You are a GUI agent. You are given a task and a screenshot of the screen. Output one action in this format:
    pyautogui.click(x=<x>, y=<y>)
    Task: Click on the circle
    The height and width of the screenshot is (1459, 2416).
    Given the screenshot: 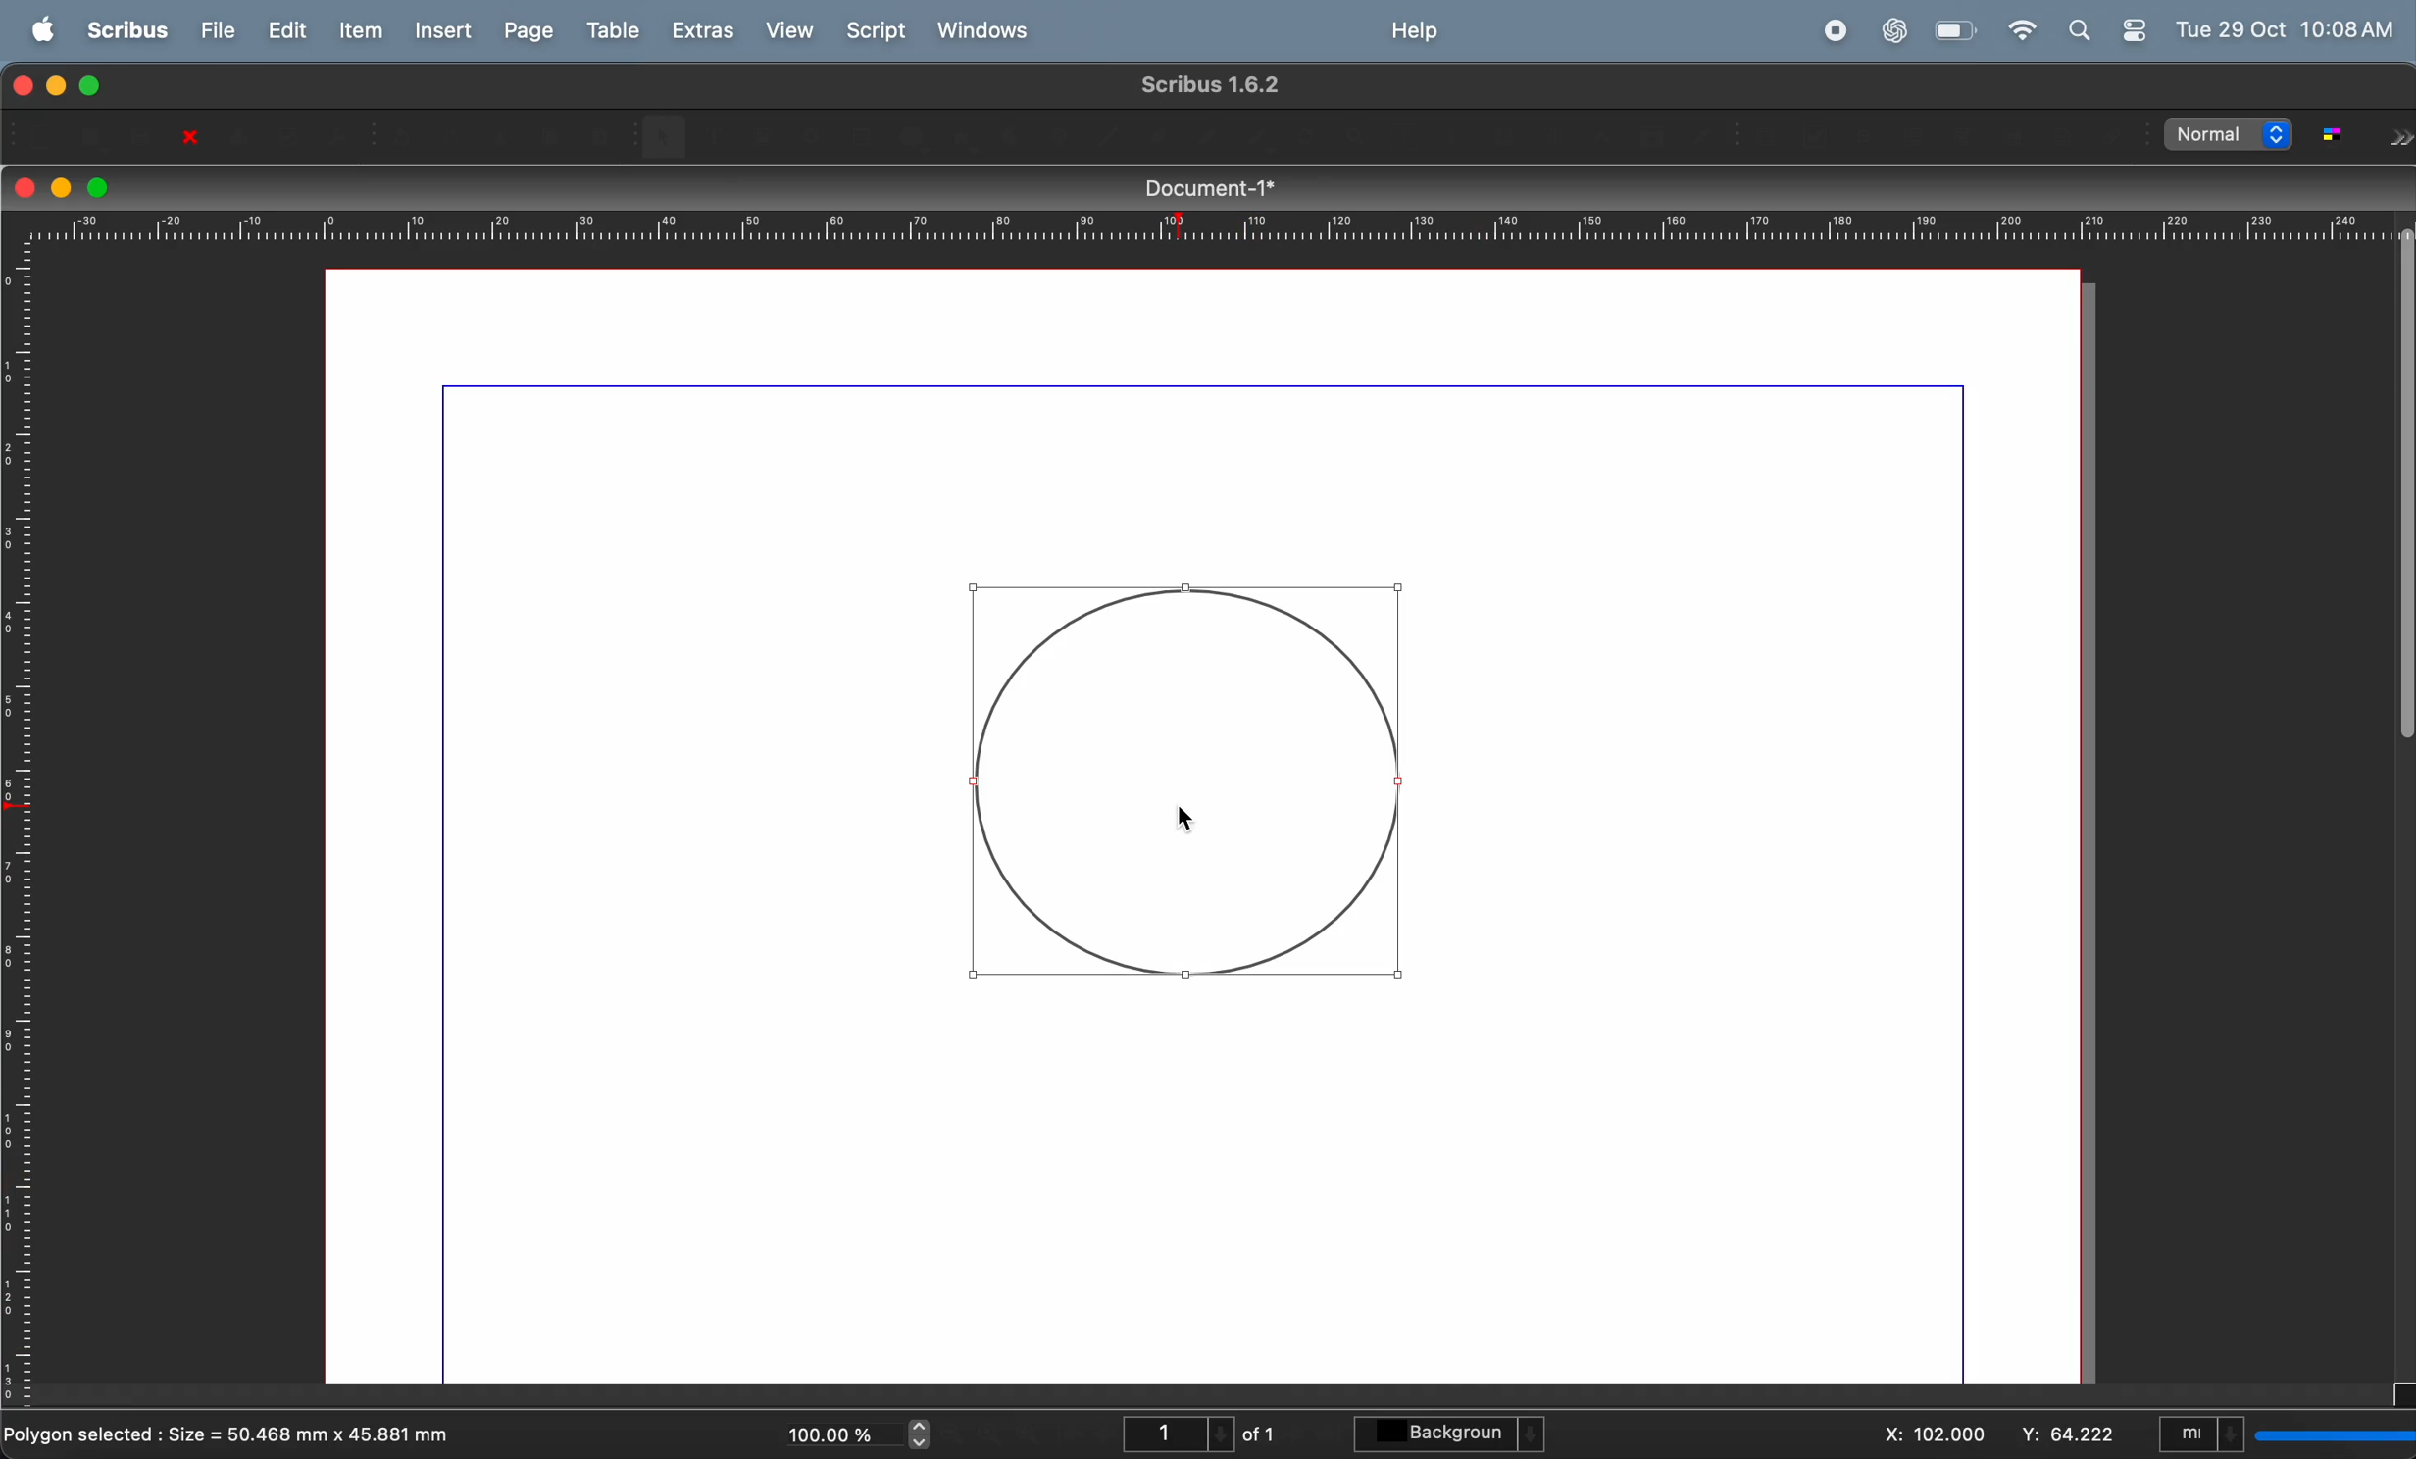 What is the action you would take?
    pyautogui.click(x=1187, y=776)
    